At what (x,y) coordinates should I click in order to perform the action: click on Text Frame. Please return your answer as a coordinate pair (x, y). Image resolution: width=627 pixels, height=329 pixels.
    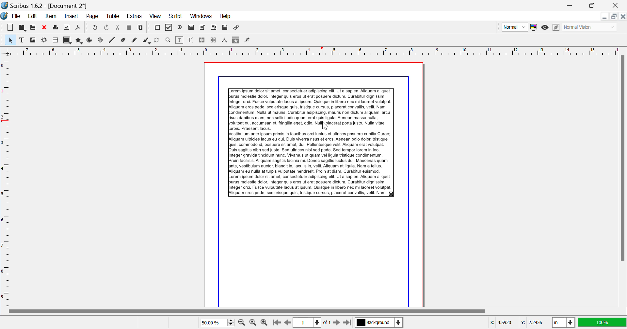
    Looking at the image, I should click on (22, 40).